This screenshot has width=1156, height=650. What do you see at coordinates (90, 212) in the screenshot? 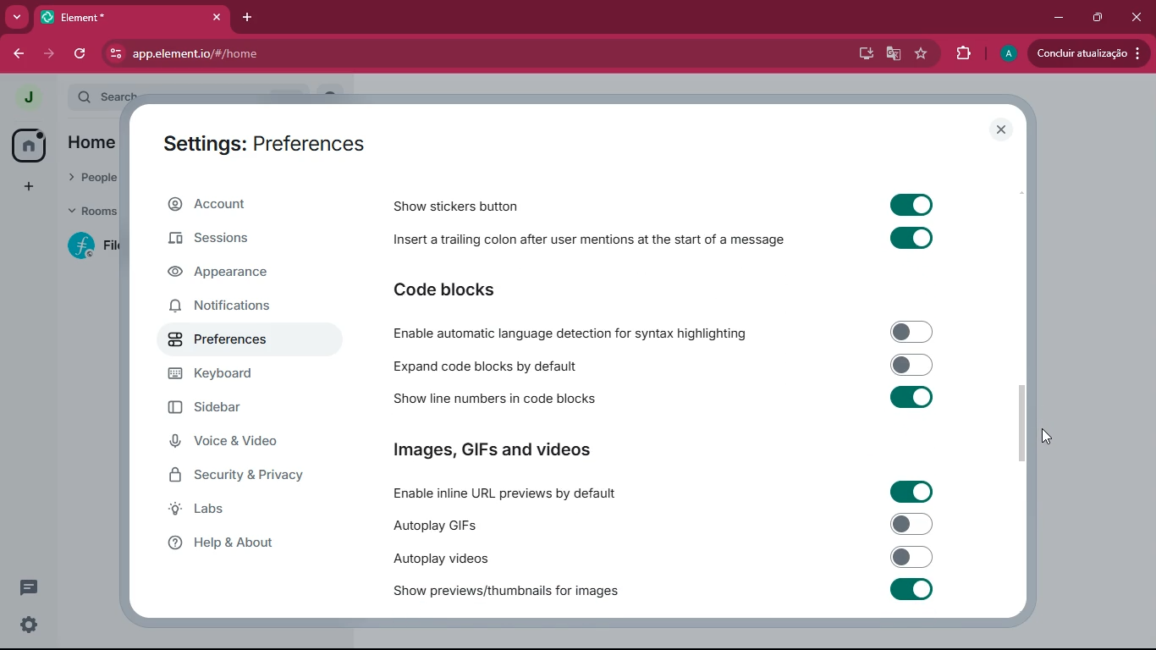
I see `rooms` at bounding box center [90, 212].